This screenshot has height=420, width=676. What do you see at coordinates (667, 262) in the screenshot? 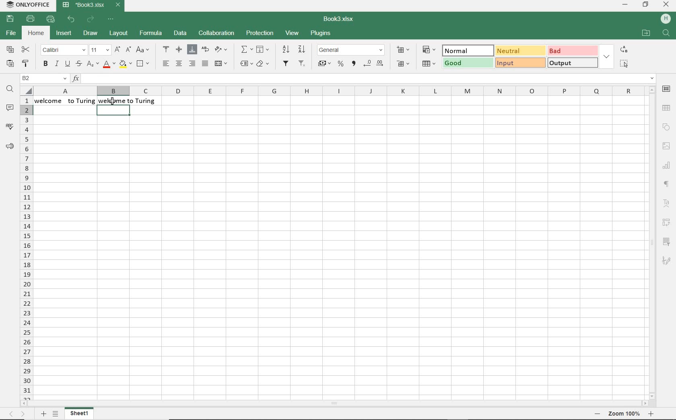
I see `signature` at bounding box center [667, 262].